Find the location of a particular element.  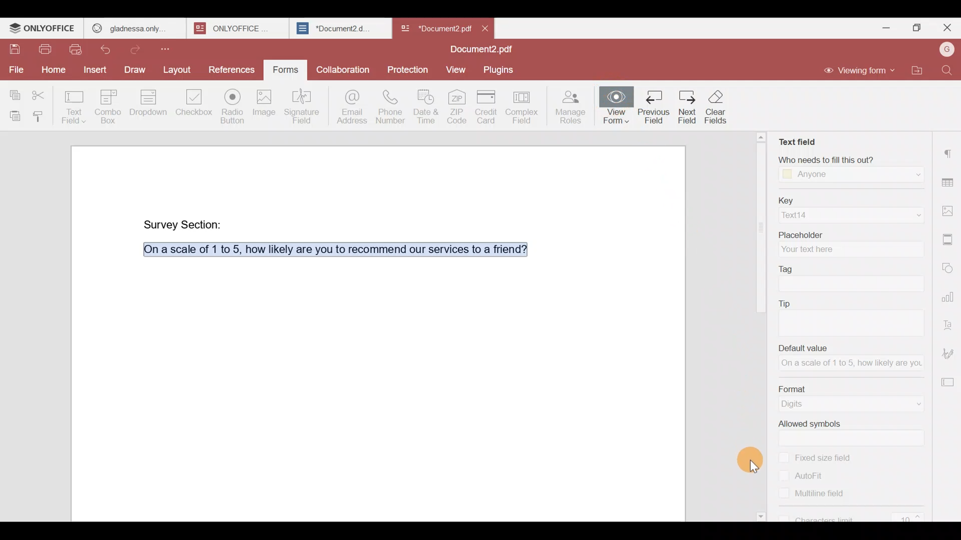

Collaboration is located at coordinates (345, 71).